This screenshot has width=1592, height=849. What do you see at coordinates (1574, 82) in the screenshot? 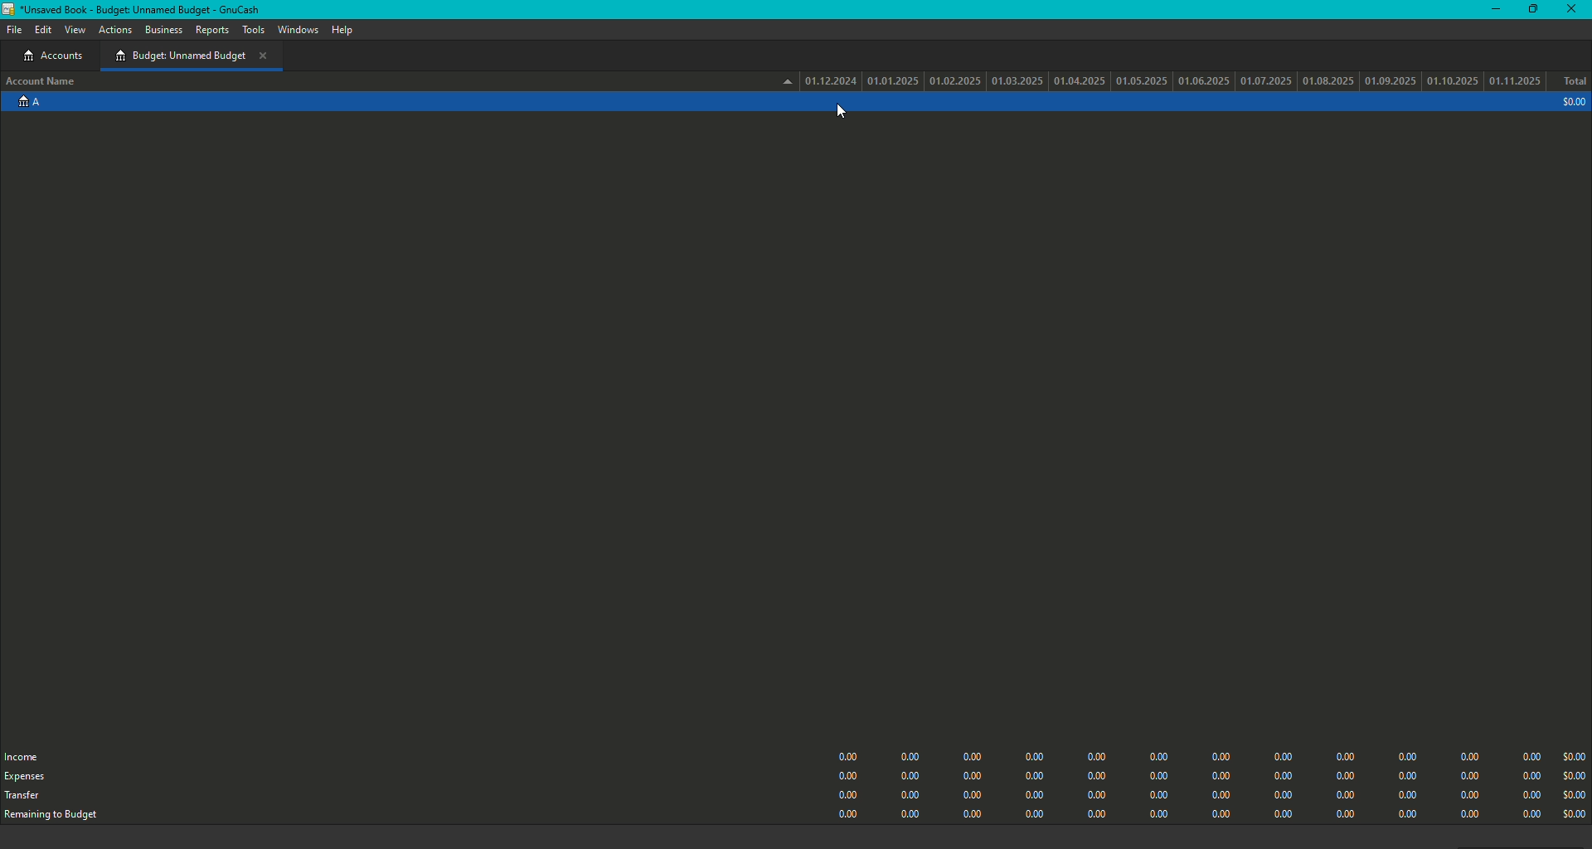
I see `Total` at bounding box center [1574, 82].